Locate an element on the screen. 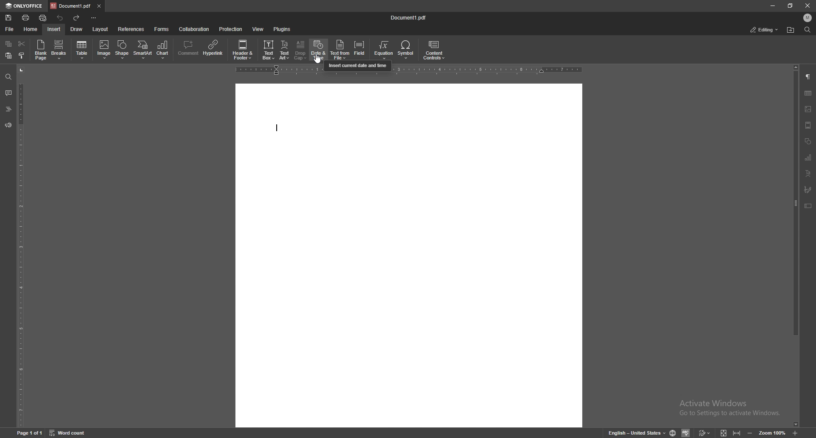  page 1 of 1 is located at coordinates (29, 433).